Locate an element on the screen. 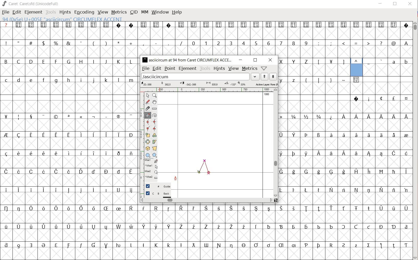 This screenshot has width=418, height=260. edit is located at coordinates (157, 69).